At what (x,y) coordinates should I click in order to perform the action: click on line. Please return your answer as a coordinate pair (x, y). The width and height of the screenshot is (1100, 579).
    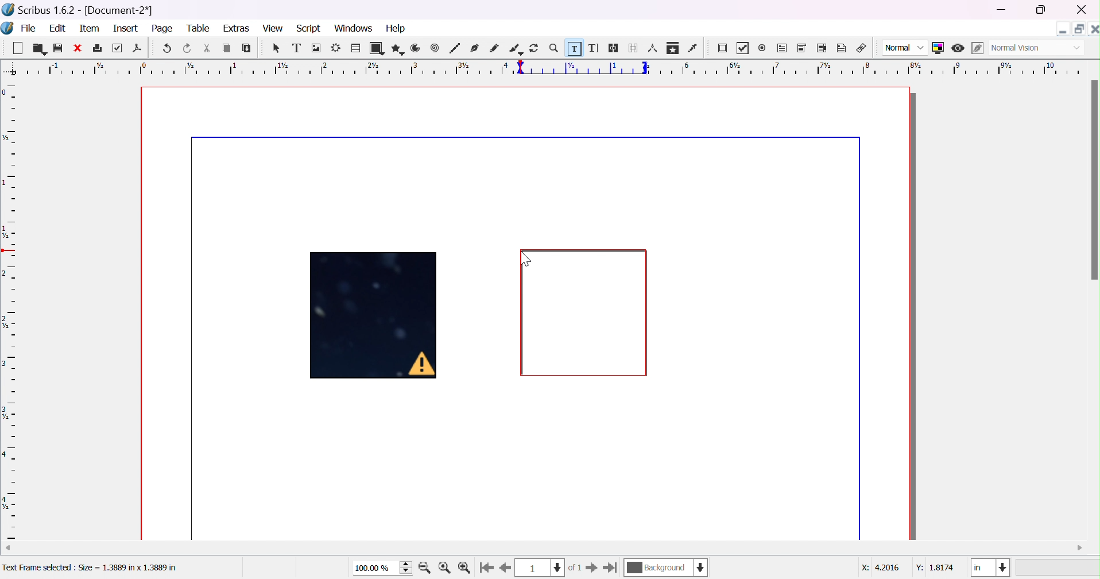
    Looking at the image, I should click on (455, 48).